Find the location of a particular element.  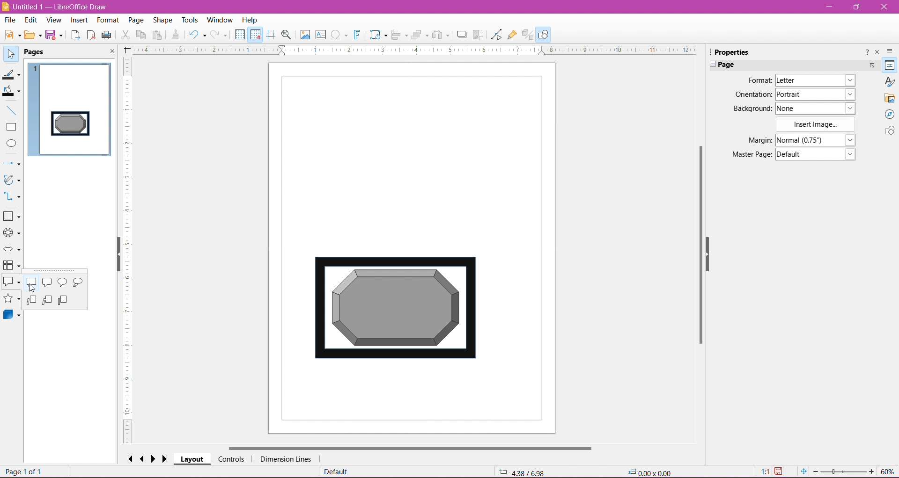

Stars and Banners is located at coordinates (12, 299).